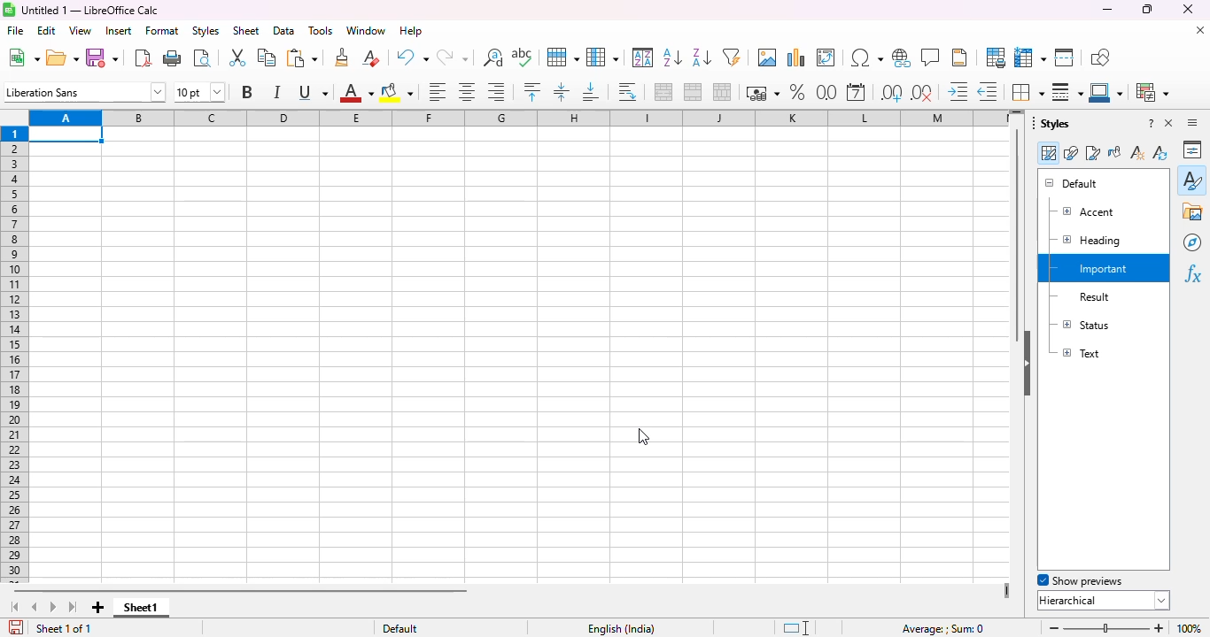 This screenshot has width=1210, height=637. Describe the element at coordinates (245, 92) in the screenshot. I see `bold` at that location.